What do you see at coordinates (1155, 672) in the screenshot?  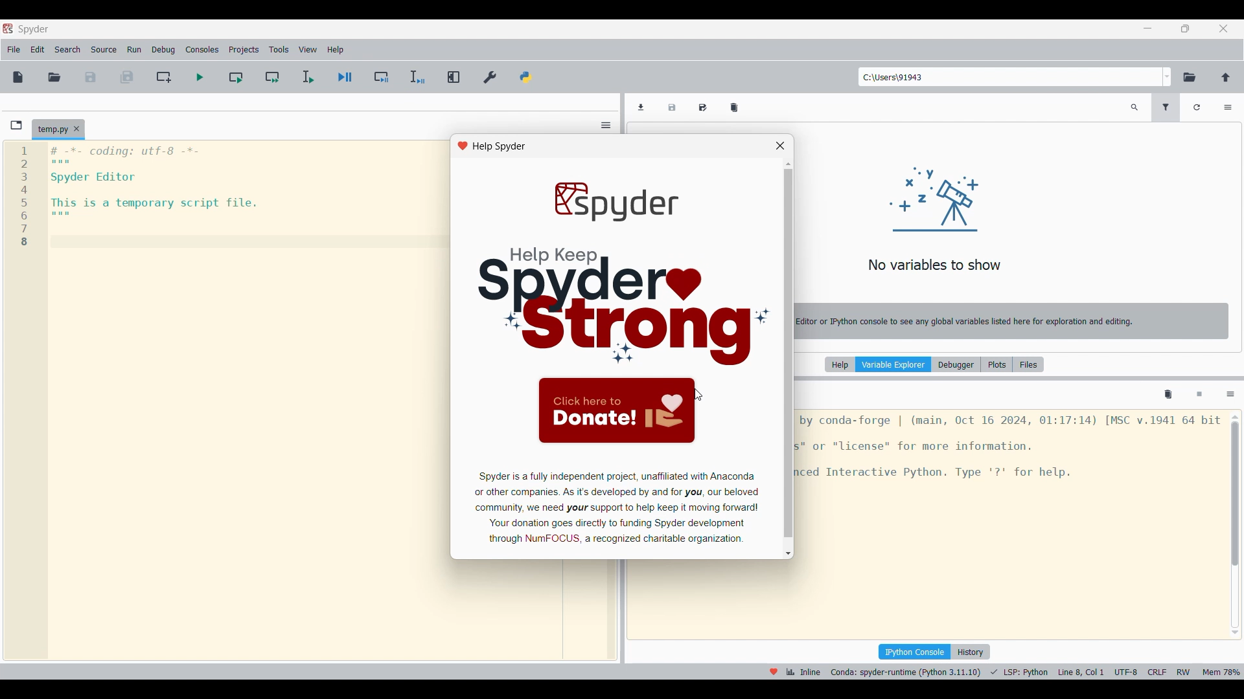 I see `crlf` at bounding box center [1155, 672].